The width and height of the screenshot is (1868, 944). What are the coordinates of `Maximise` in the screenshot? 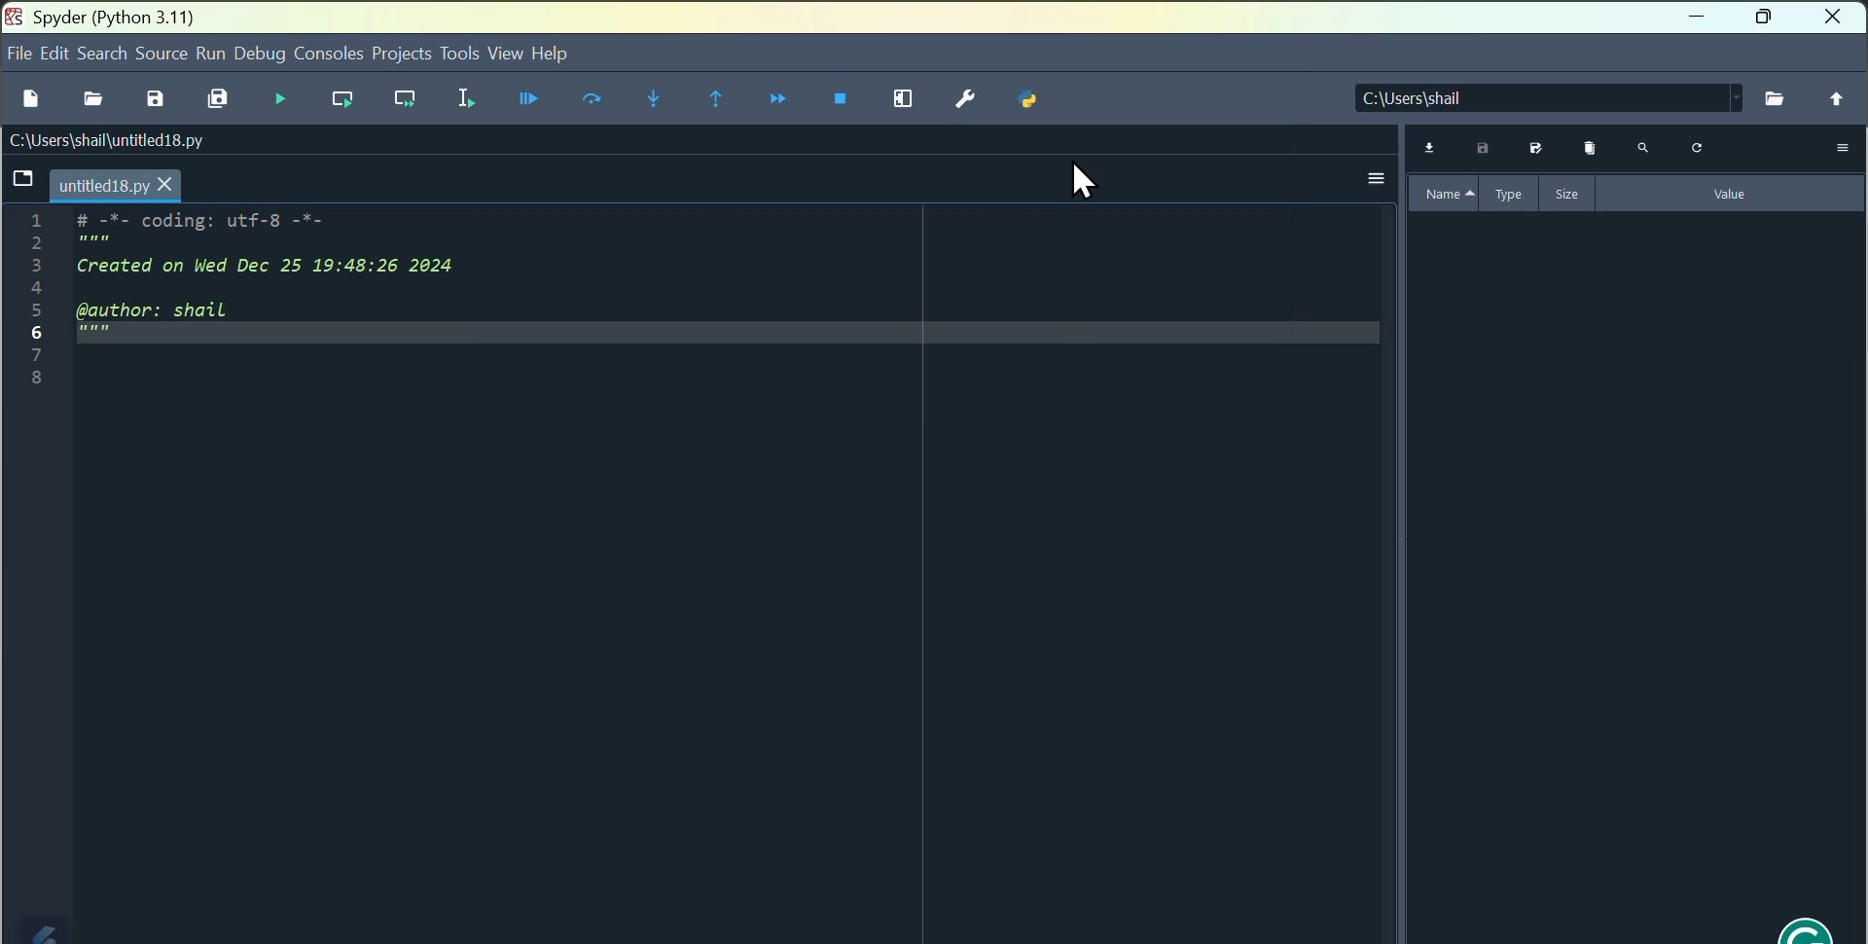 It's located at (1767, 19).